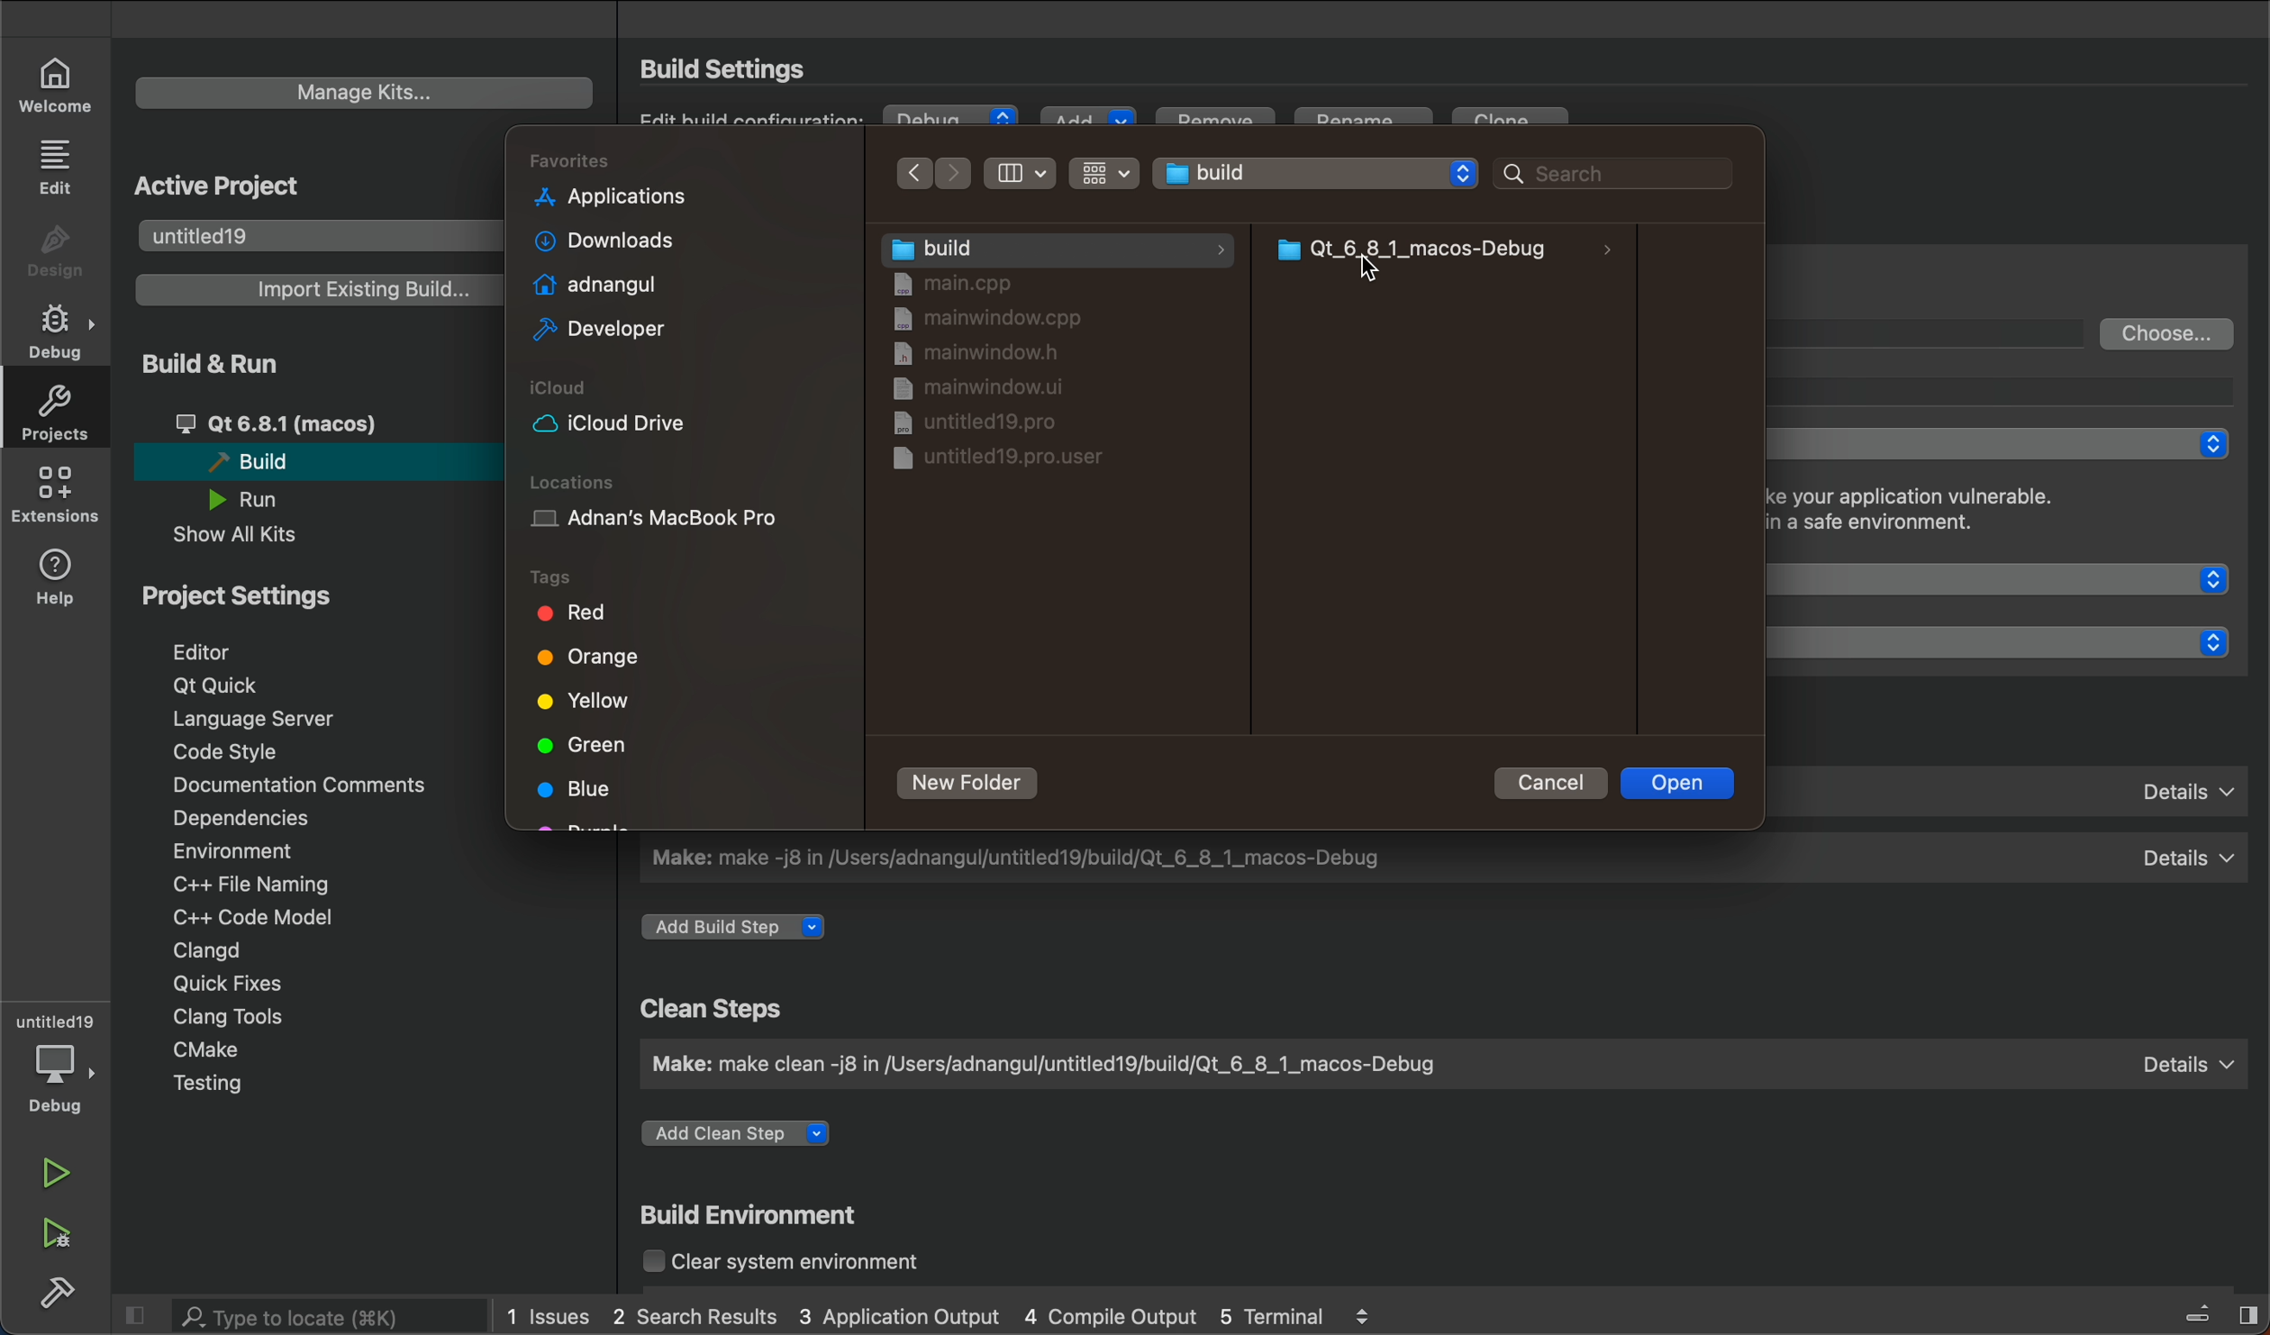 This screenshot has height=1335, width=2270. Describe the element at coordinates (310, 1316) in the screenshot. I see `search` at that location.